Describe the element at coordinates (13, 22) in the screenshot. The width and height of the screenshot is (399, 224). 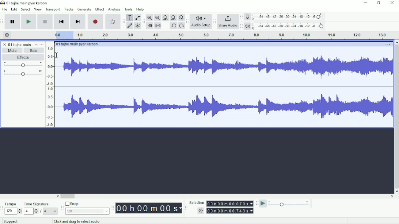
I see `Pause` at that location.